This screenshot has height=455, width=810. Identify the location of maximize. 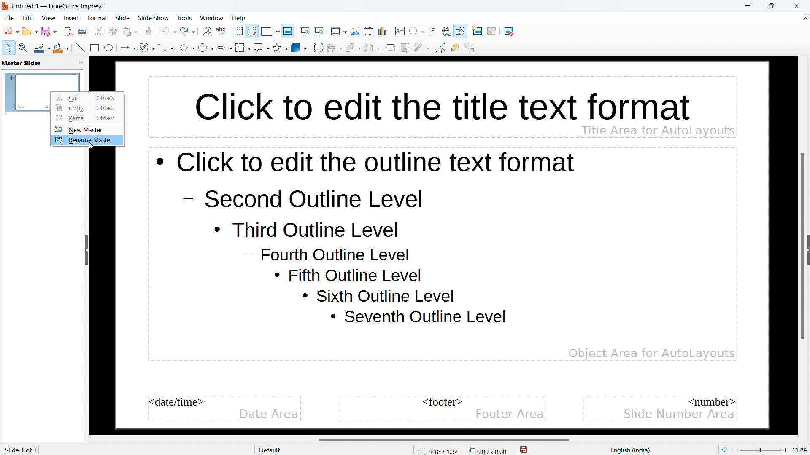
(771, 6).